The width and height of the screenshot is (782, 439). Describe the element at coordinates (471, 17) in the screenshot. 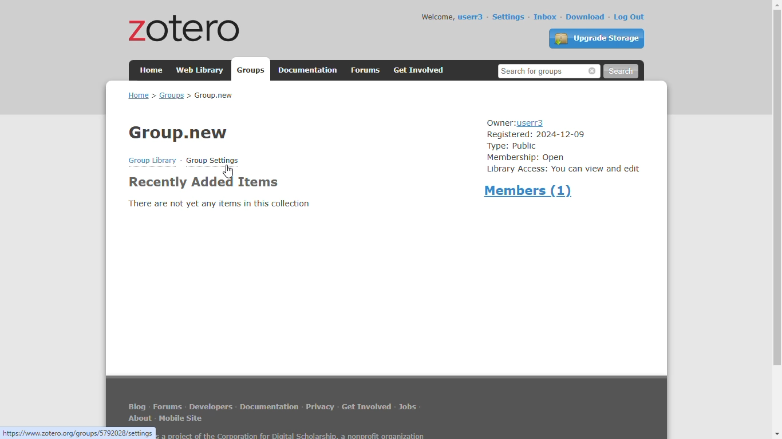

I see `userr3` at that location.